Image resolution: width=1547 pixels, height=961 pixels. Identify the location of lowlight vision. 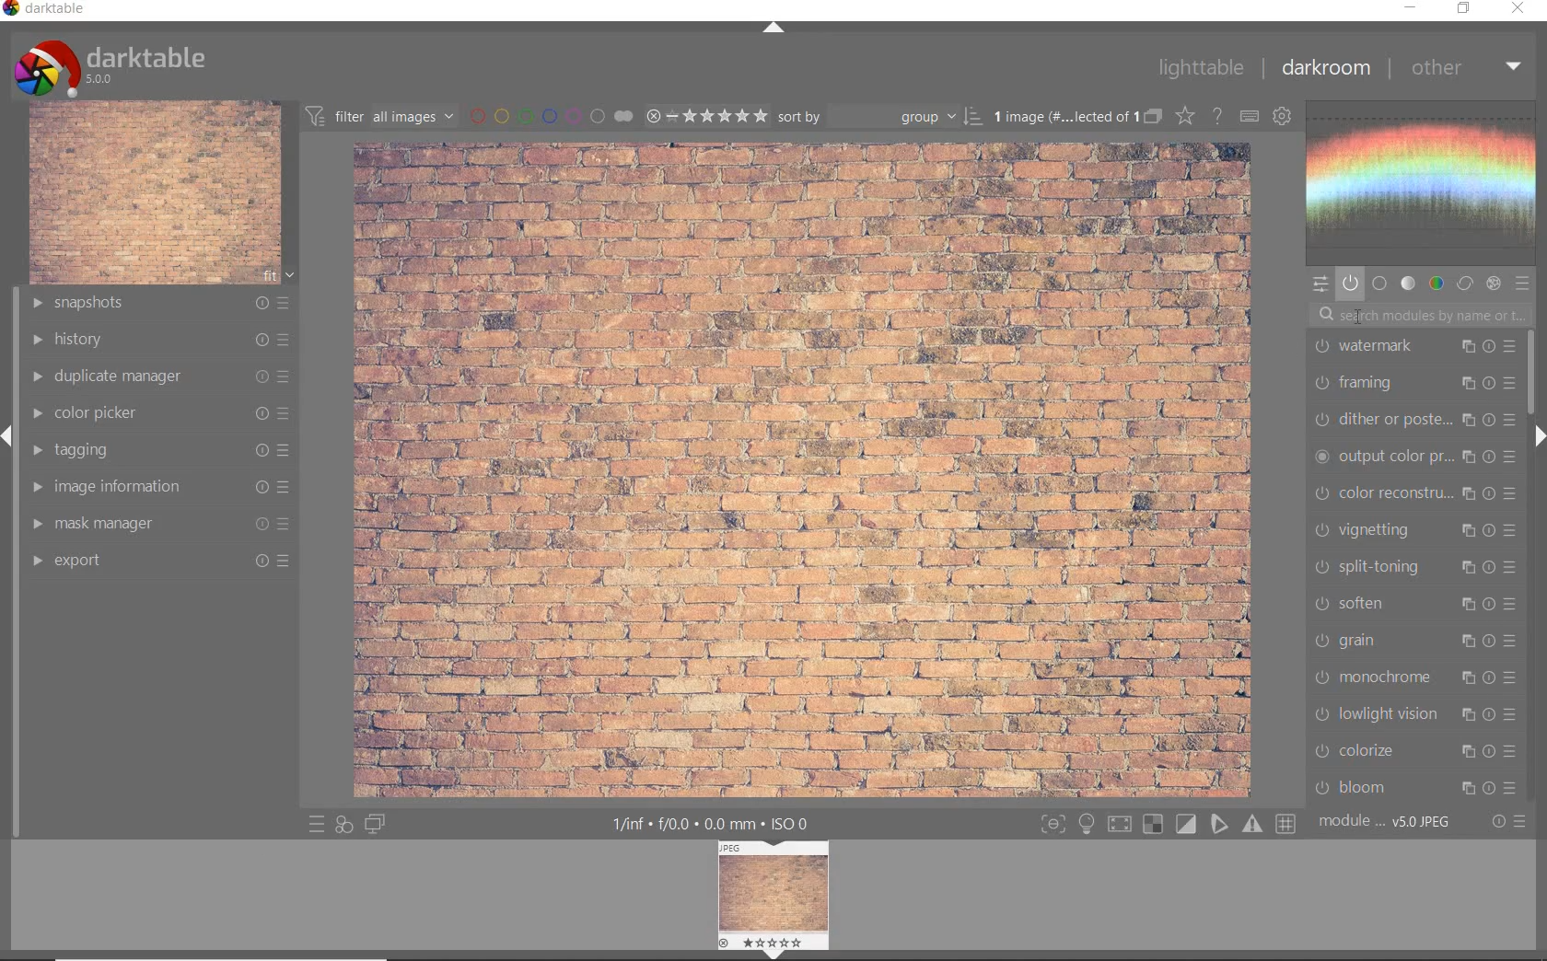
(1415, 717).